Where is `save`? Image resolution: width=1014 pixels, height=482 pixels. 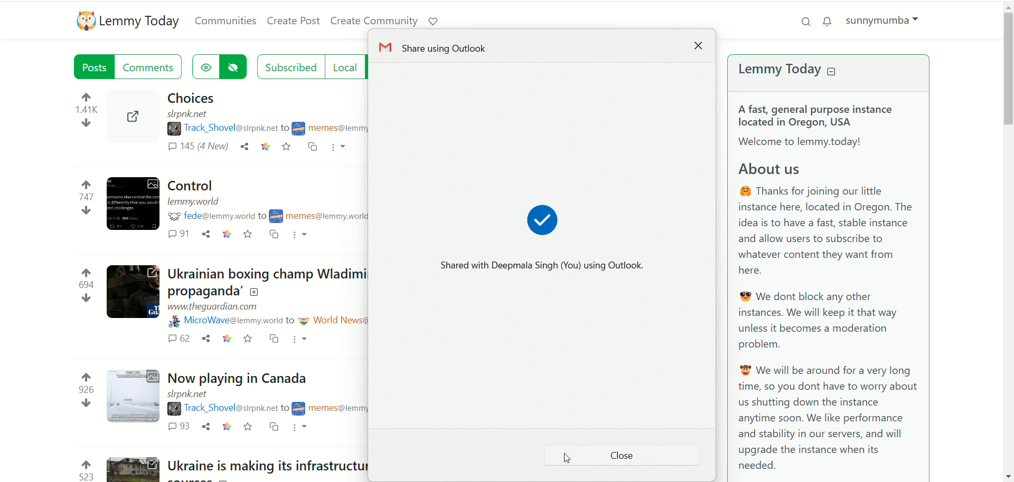
save is located at coordinates (246, 426).